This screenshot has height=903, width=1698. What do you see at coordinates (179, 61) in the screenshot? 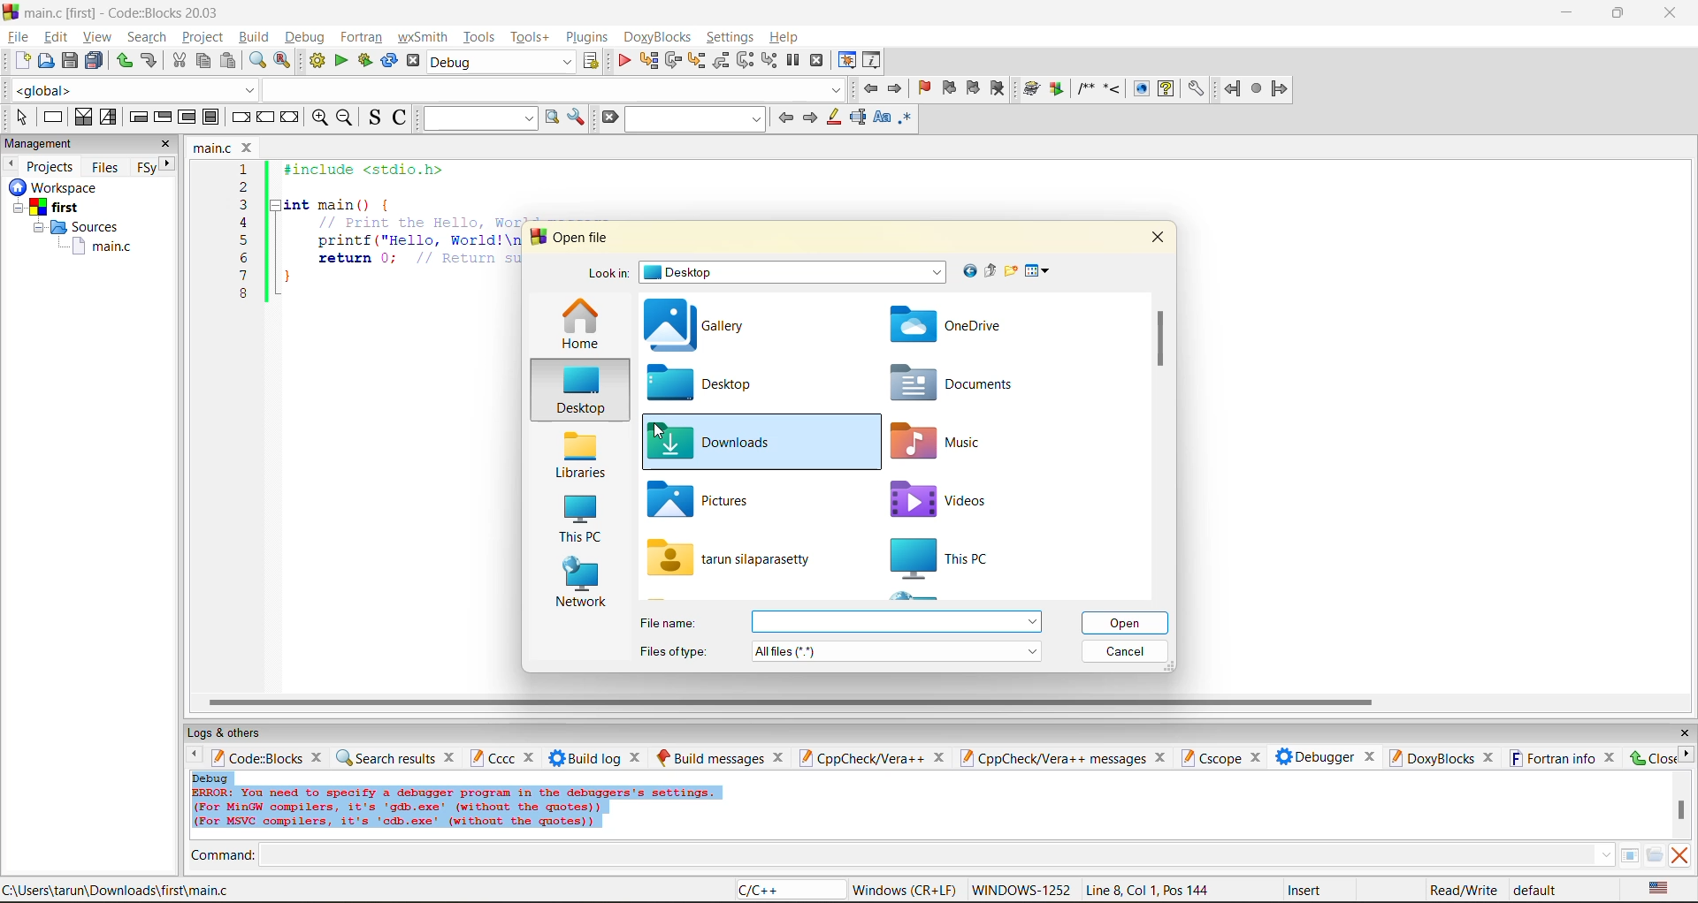
I see `cut` at bounding box center [179, 61].